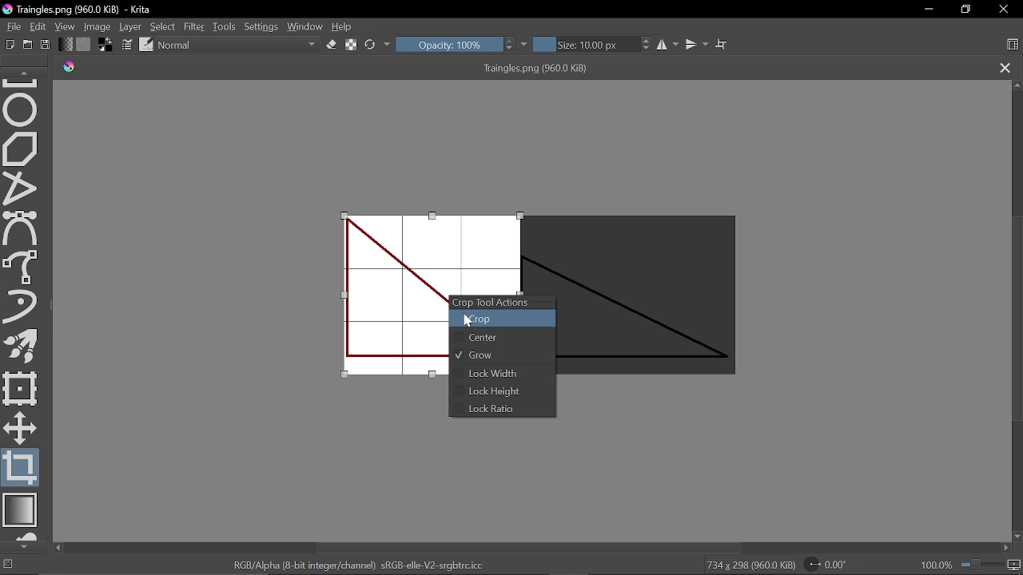 The image size is (1023, 575). Describe the element at coordinates (193, 26) in the screenshot. I see `Filter` at that location.